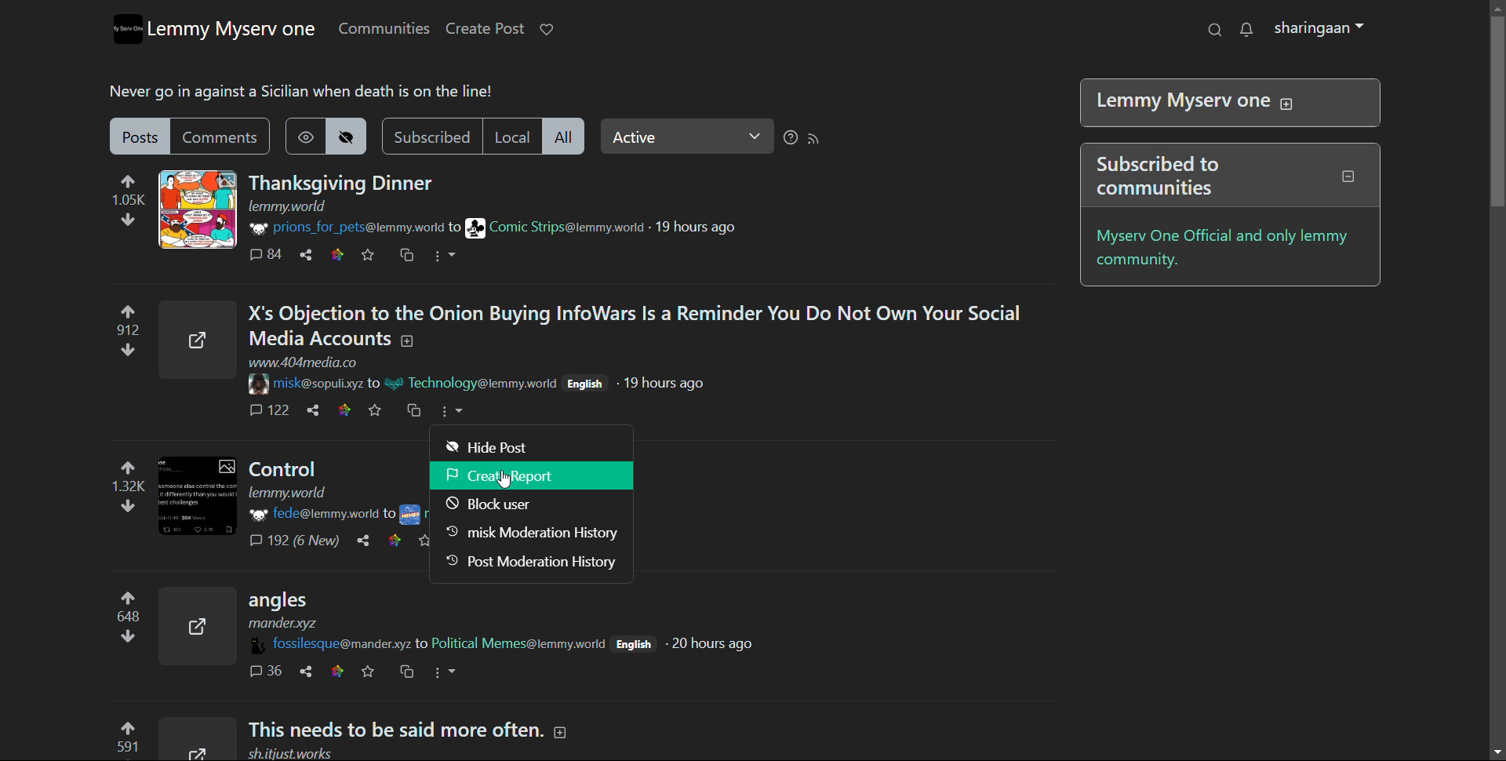 This screenshot has width=1506, height=761. What do you see at coordinates (116, 333) in the screenshot?
I see `Upvote and downvote` at bounding box center [116, 333].